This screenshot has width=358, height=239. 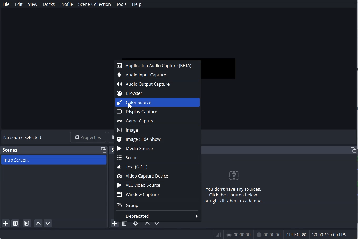 I want to click on Group, so click(x=157, y=205).